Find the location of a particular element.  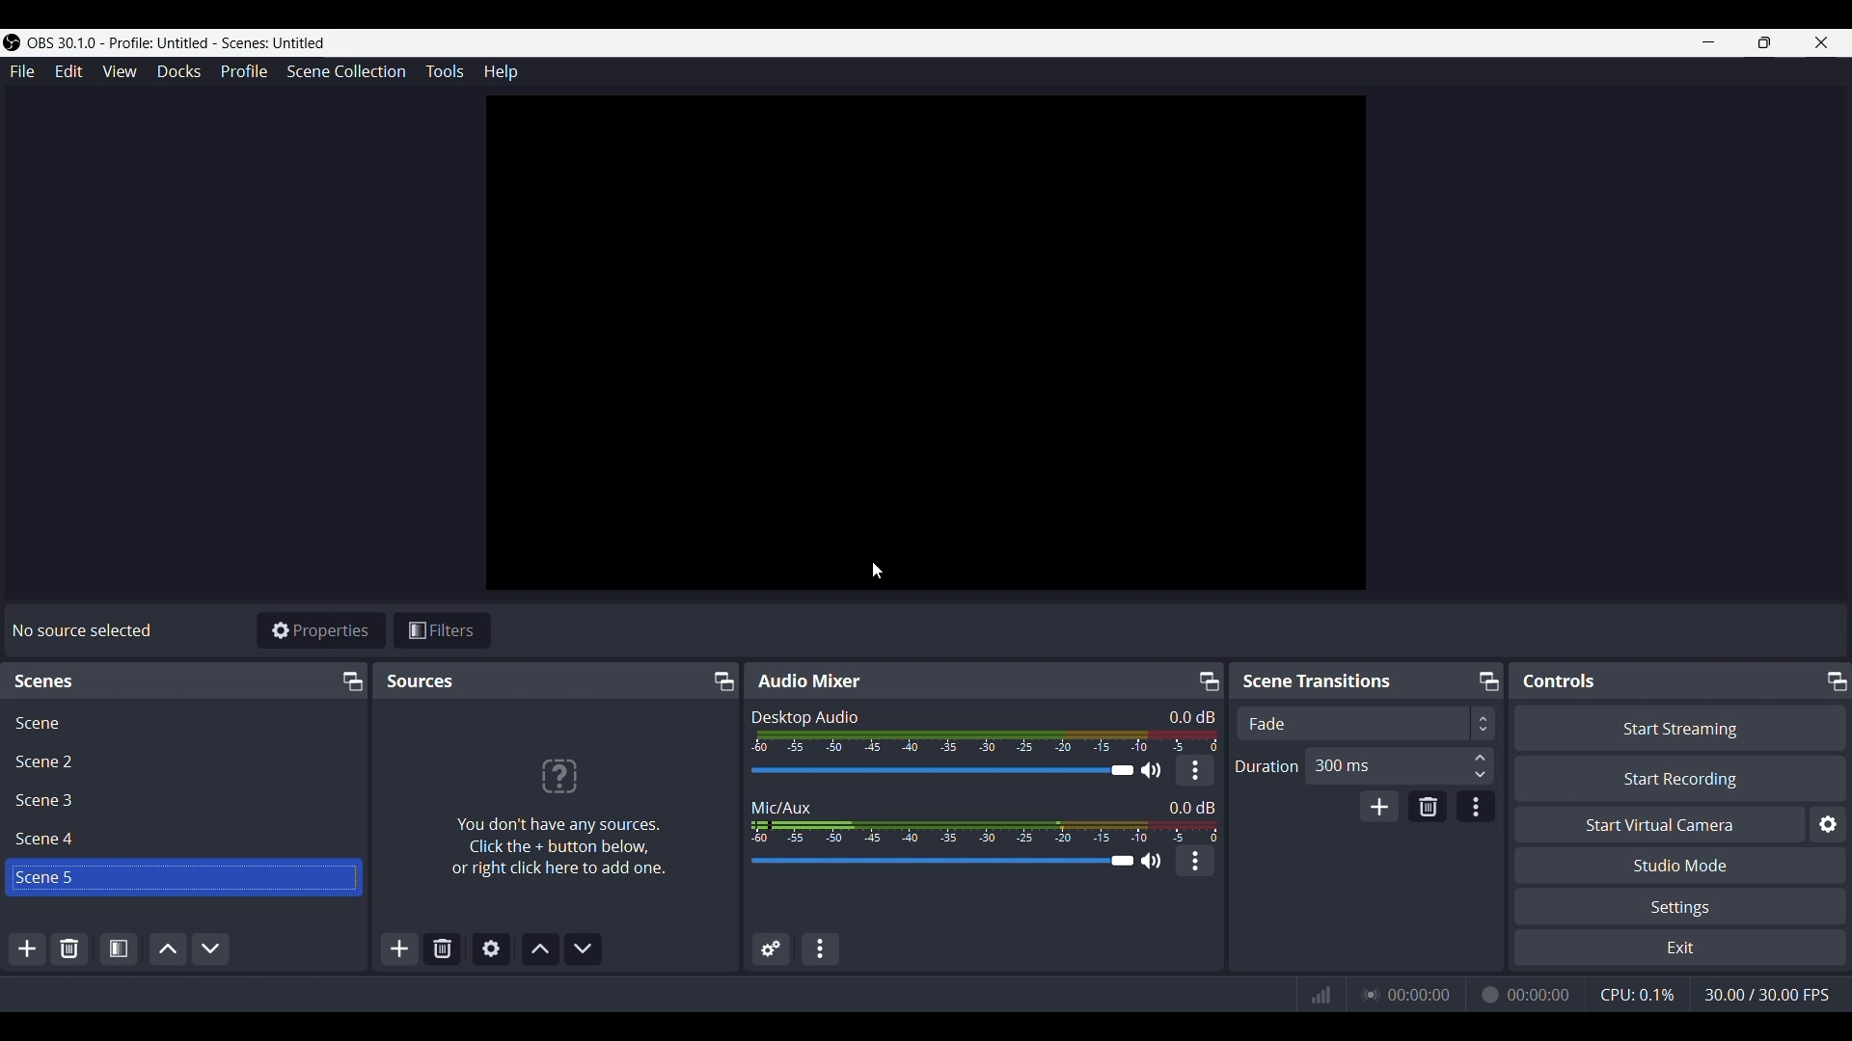

More is located at coordinates (1195, 771).